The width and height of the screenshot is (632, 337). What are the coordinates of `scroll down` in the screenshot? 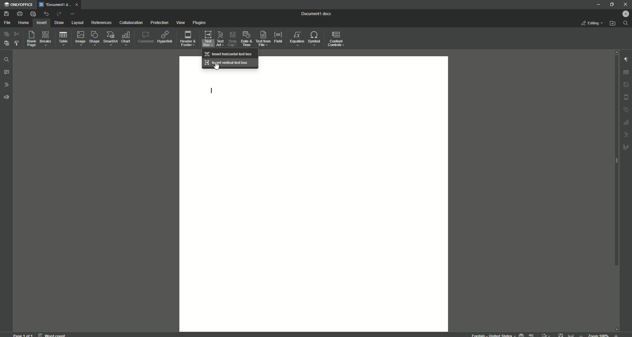 It's located at (616, 327).